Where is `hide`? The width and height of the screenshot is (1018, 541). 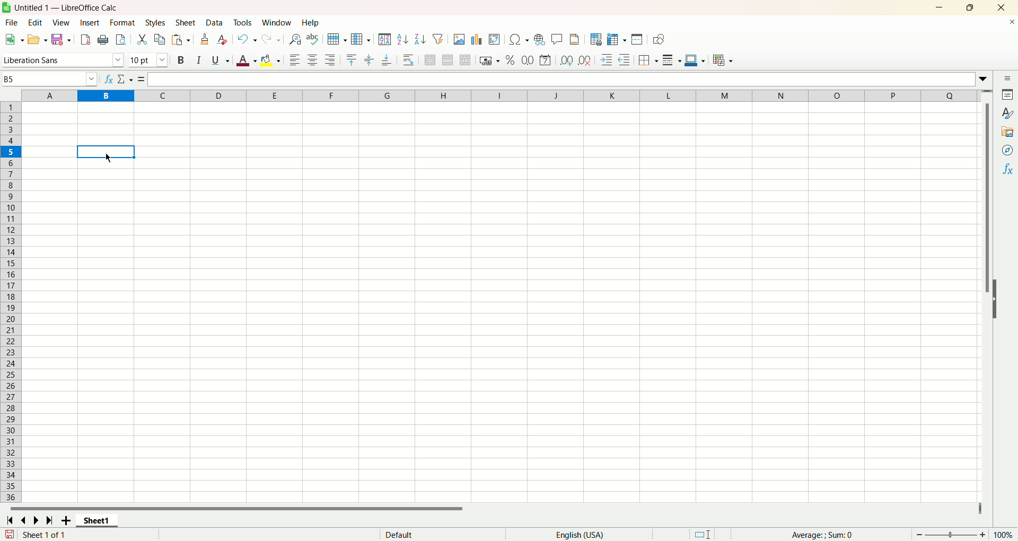
hide is located at coordinates (998, 298).